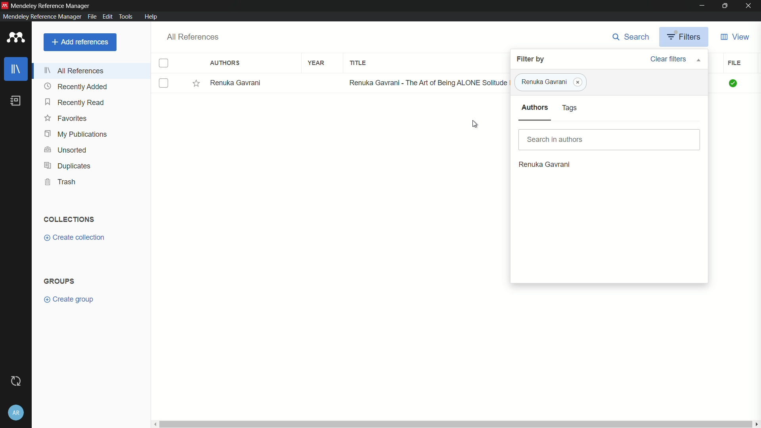 The height and width of the screenshot is (428, 761). I want to click on recently added, so click(76, 86).